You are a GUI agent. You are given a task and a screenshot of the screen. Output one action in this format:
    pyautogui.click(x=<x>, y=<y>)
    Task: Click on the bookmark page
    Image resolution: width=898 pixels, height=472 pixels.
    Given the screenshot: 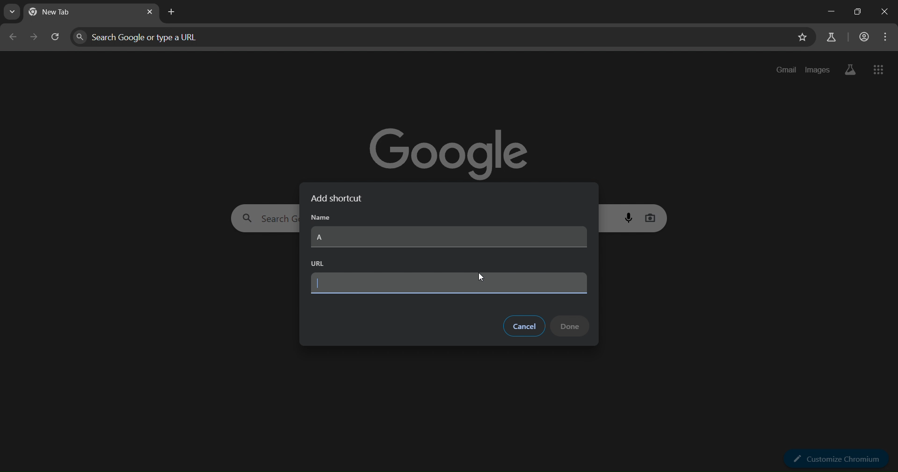 What is the action you would take?
    pyautogui.click(x=801, y=38)
    